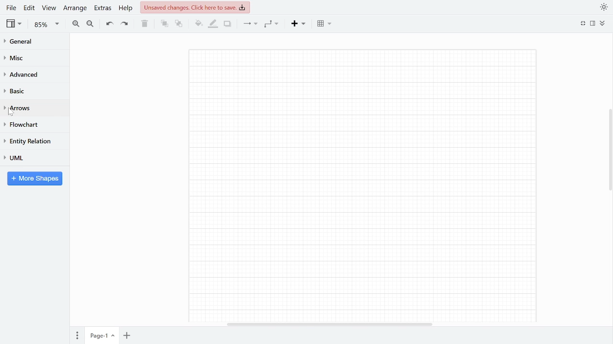 The width and height of the screenshot is (613, 344). What do you see at coordinates (299, 24) in the screenshot?
I see `Insert` at bounding box center [299, 24].